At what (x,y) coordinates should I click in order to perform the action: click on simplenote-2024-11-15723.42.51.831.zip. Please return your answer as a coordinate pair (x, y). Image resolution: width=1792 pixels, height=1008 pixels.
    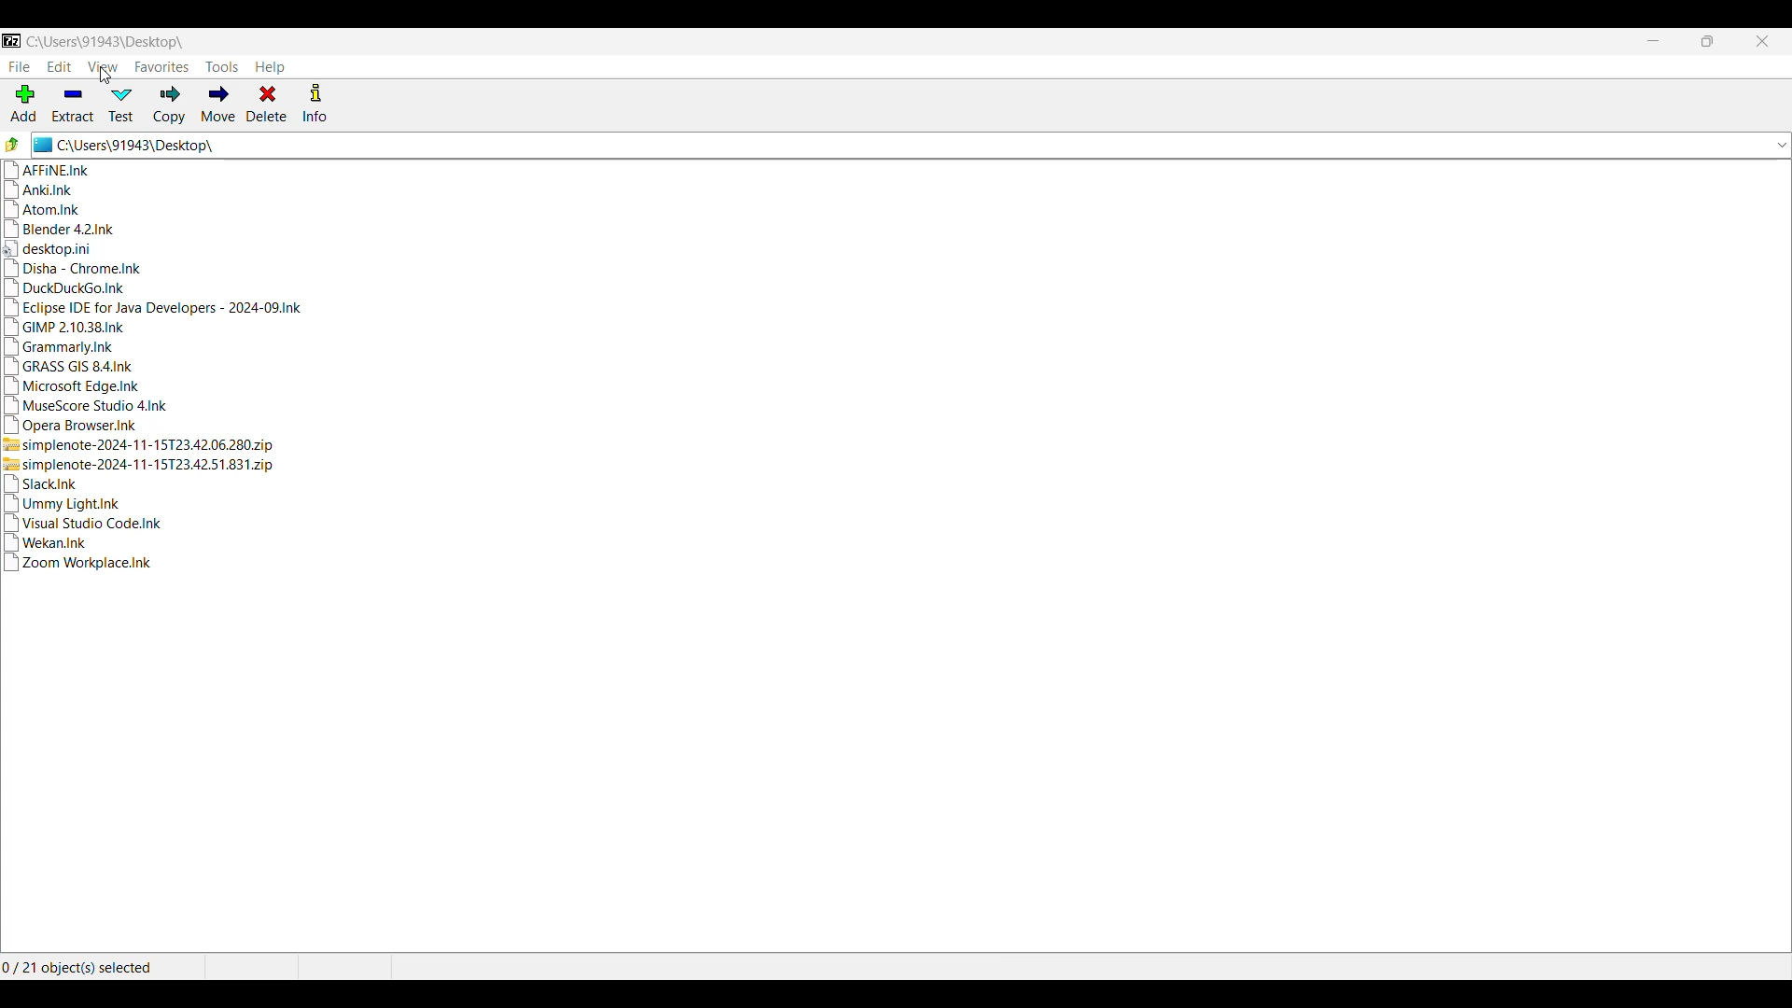
    Looking at the image, I should click on (150, 466).